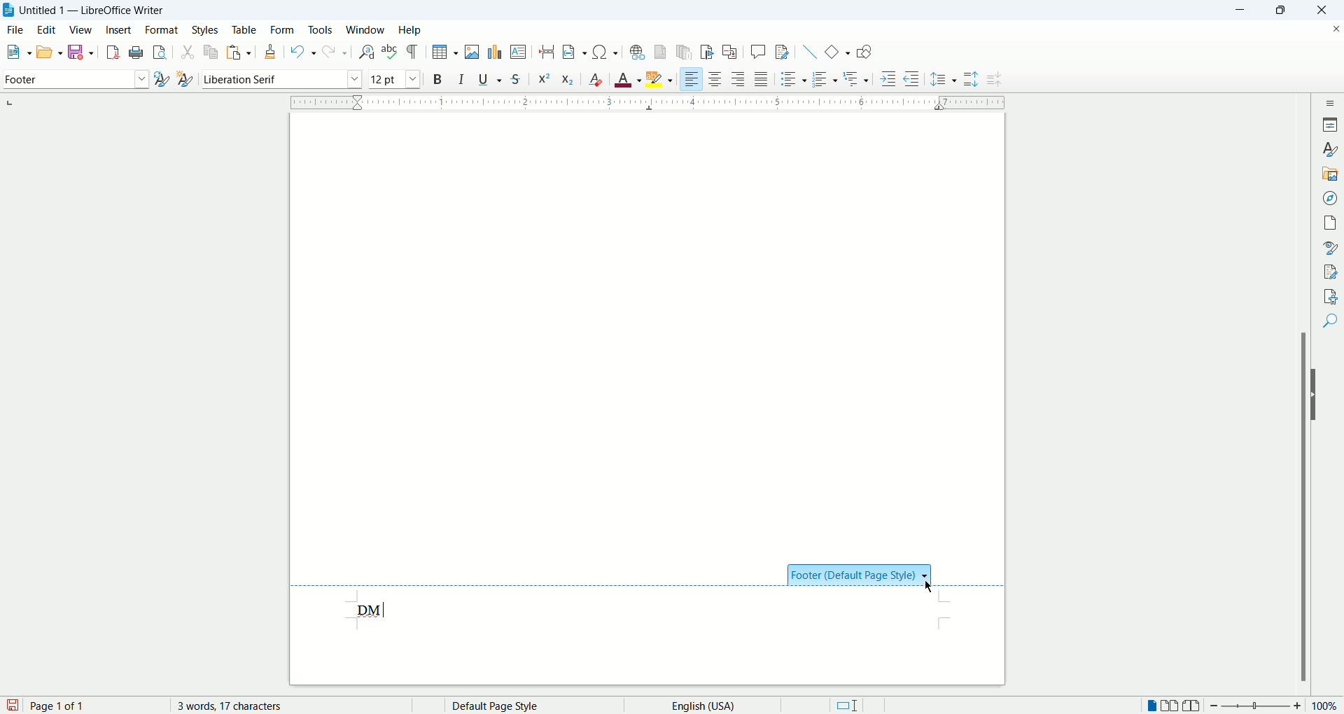 The width and height of the screenshot is (1344, 714). What do you see at coordinates (134, 52) in the screenshot?
I see `print` at bounding box center [134, 52].